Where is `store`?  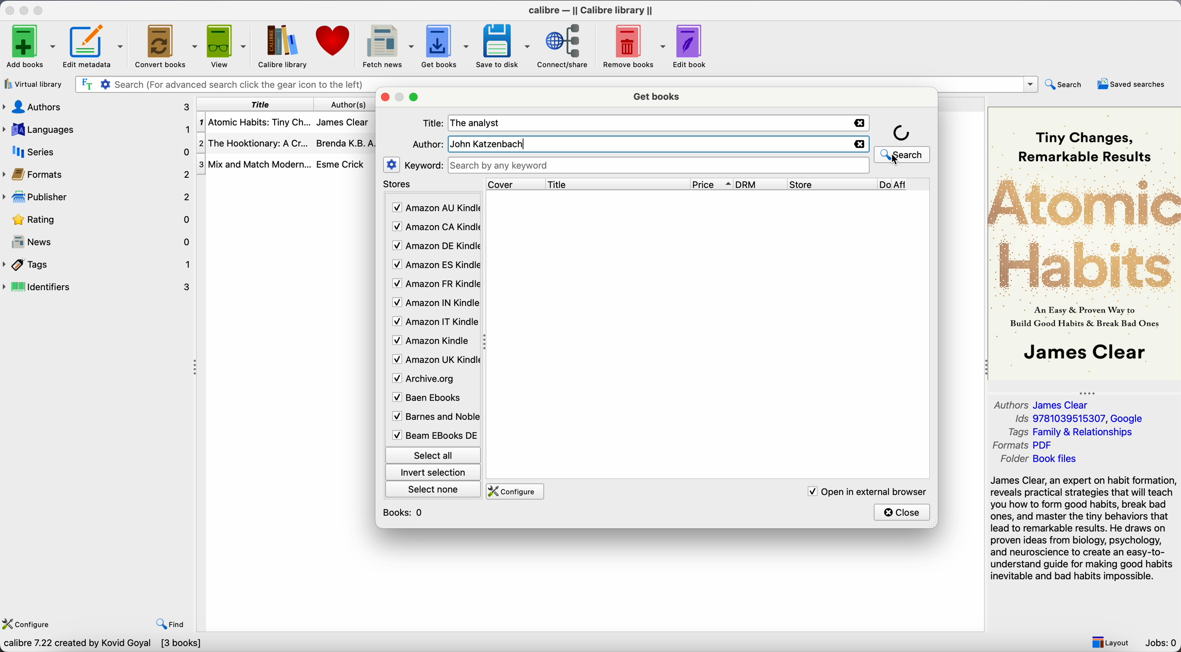
store is located at coordinates (831, 184).